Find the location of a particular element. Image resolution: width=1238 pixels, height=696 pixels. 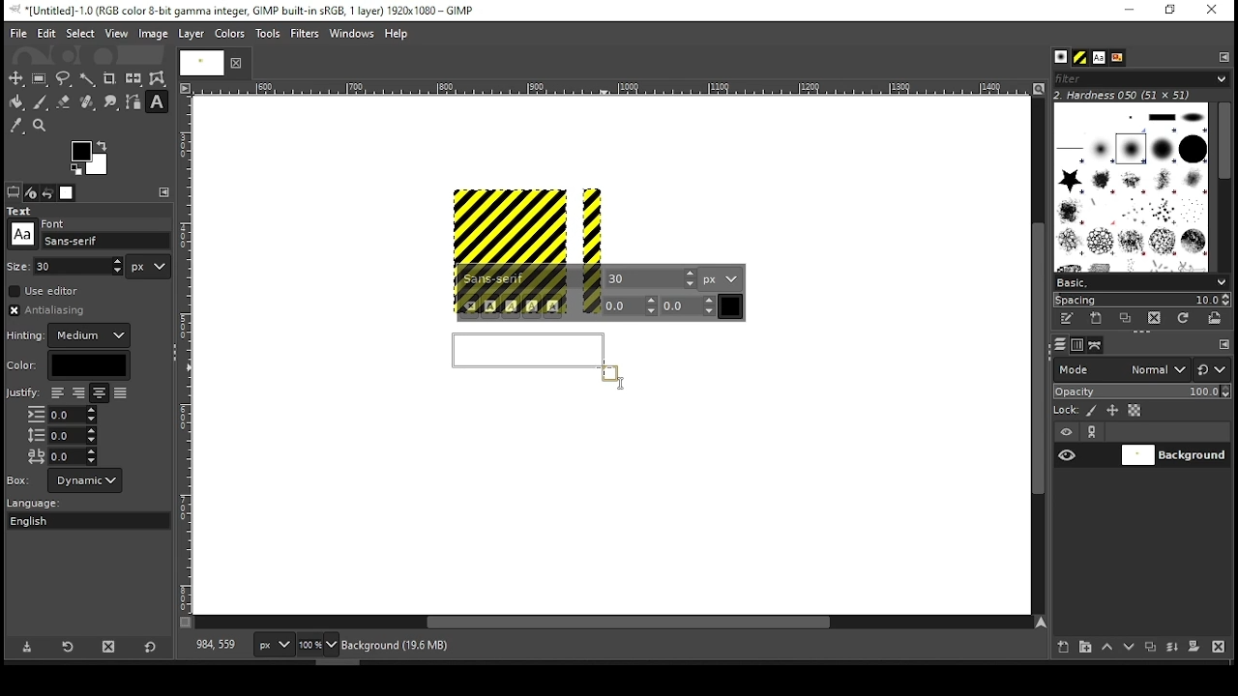

tools is located at coordinates (270, 35).